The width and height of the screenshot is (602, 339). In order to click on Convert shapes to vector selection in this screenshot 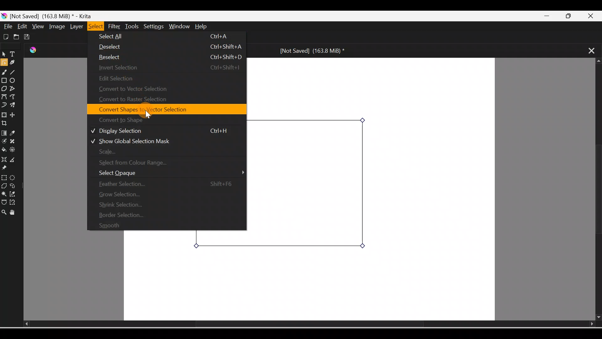, I will do `click(163, 110)`.